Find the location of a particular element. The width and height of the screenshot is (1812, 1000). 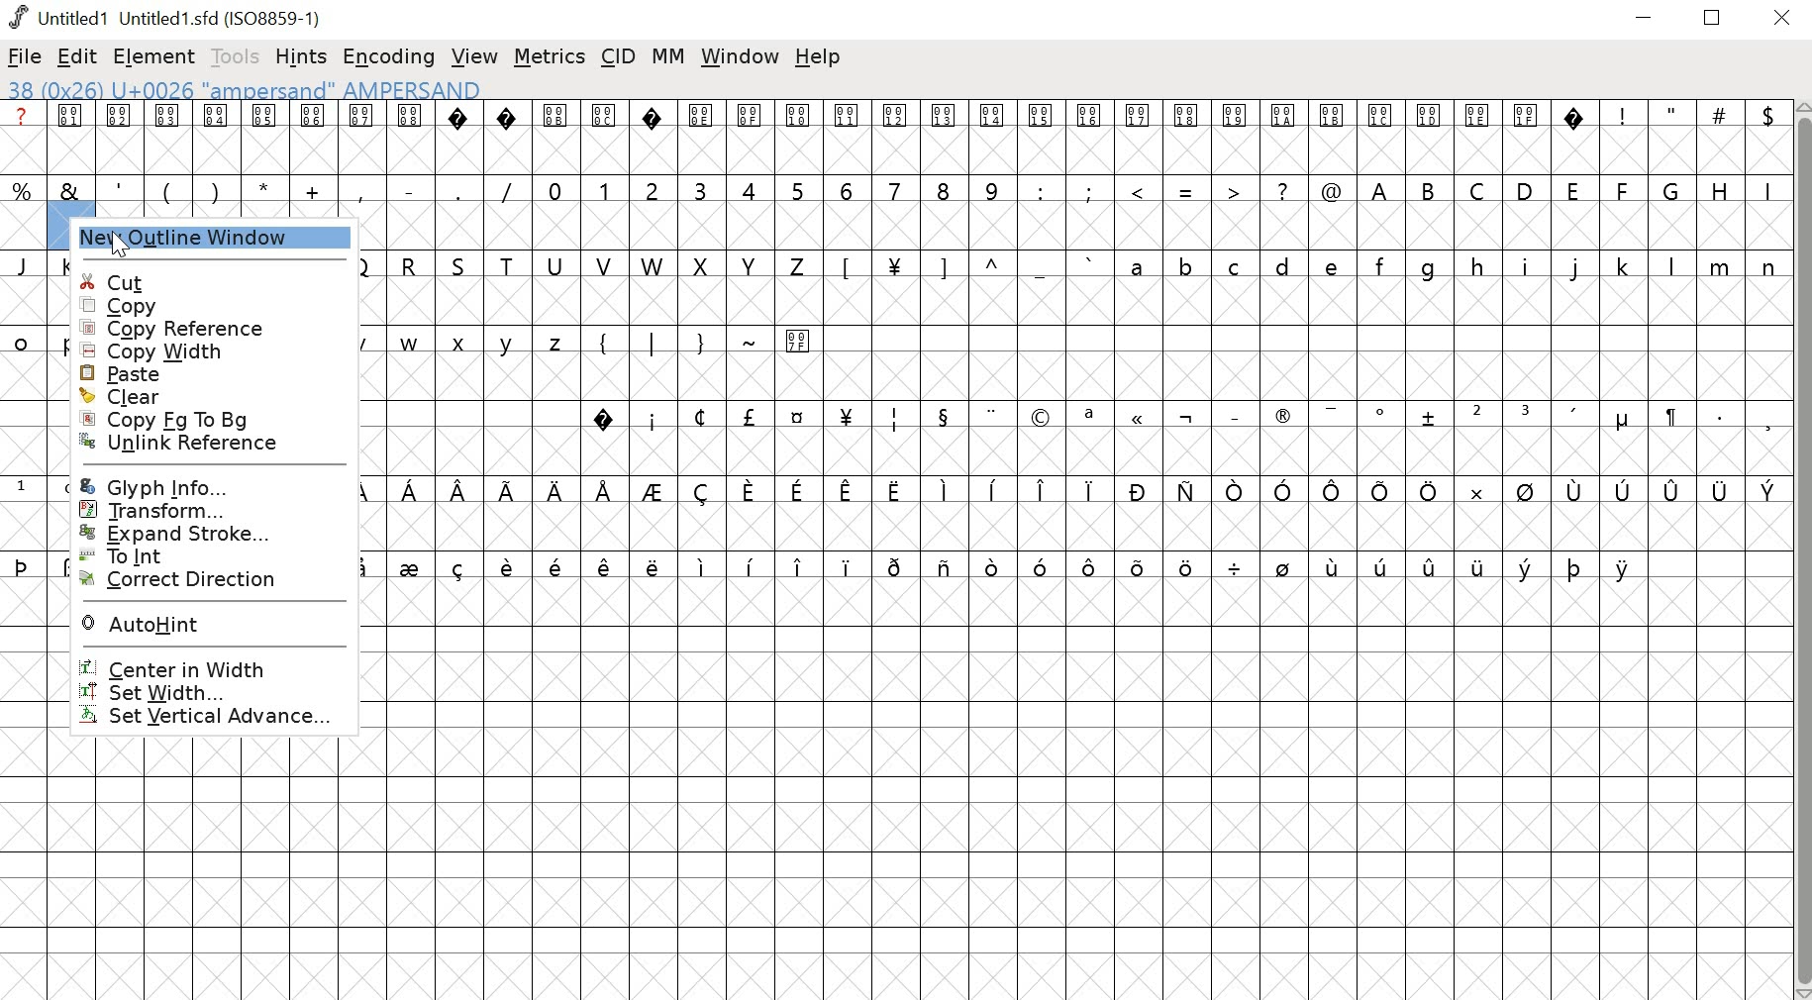

symbol is located at coordinates (1087, 488).